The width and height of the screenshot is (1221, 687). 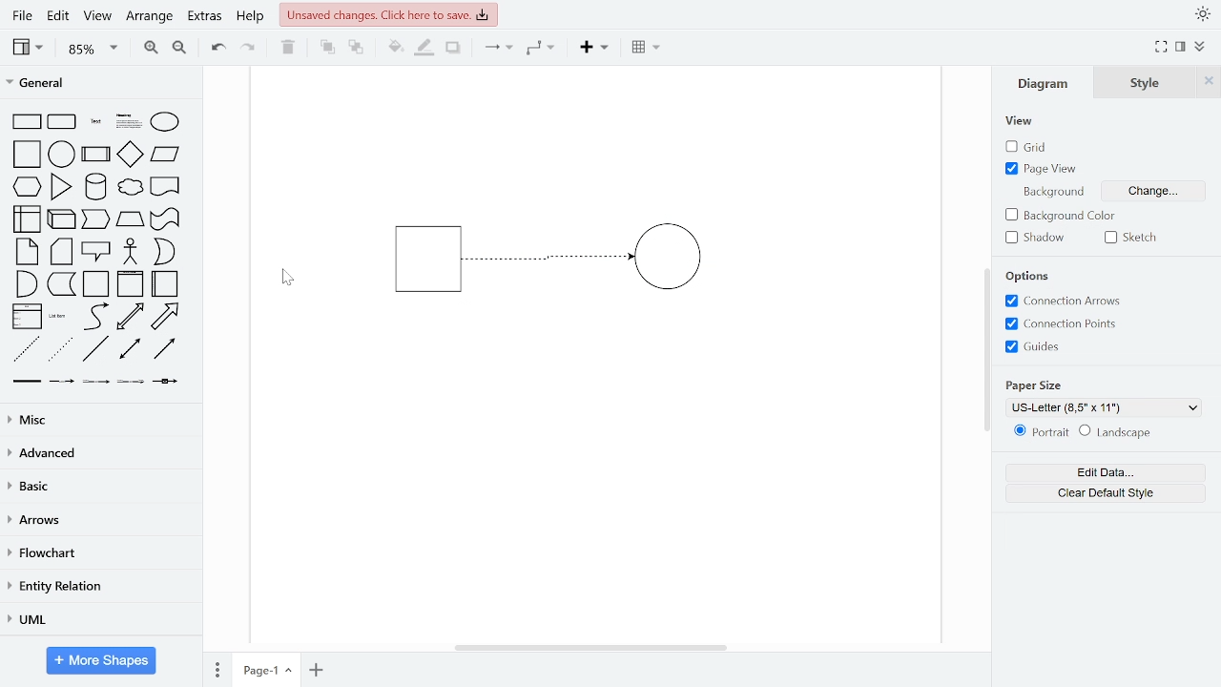 What do you see at coordinates (498, 49) in the screenshot?
I see `connector` at bounding box center [498, 49].